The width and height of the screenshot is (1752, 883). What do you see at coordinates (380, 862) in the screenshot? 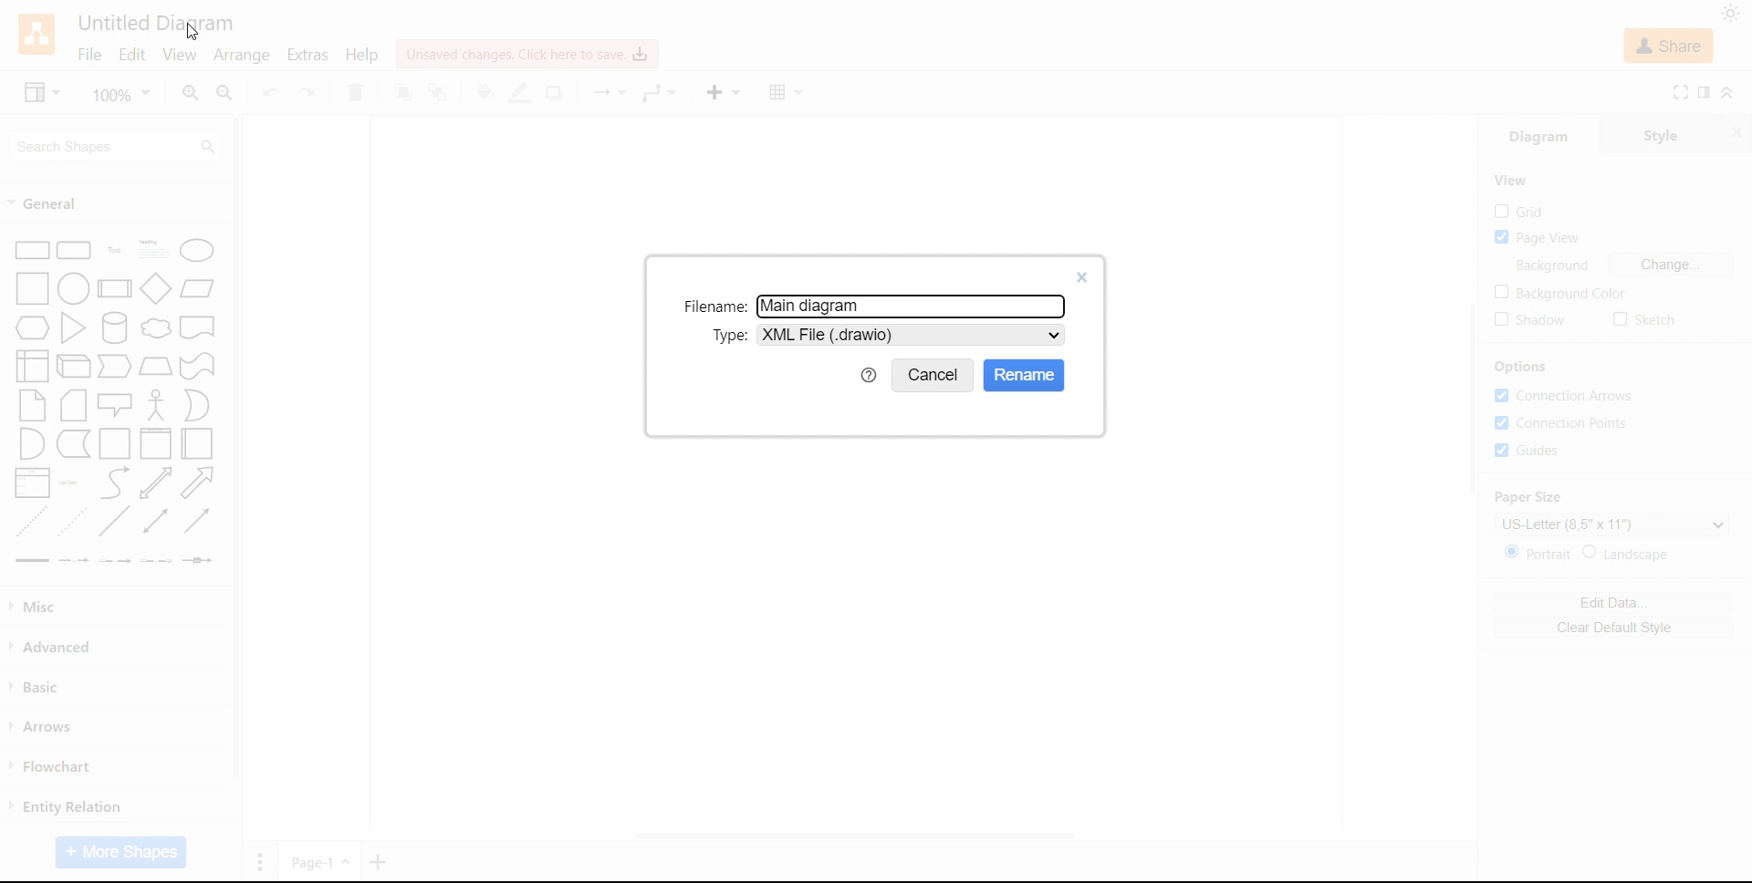
I see `Add page ` at bounding box center [380, 862].